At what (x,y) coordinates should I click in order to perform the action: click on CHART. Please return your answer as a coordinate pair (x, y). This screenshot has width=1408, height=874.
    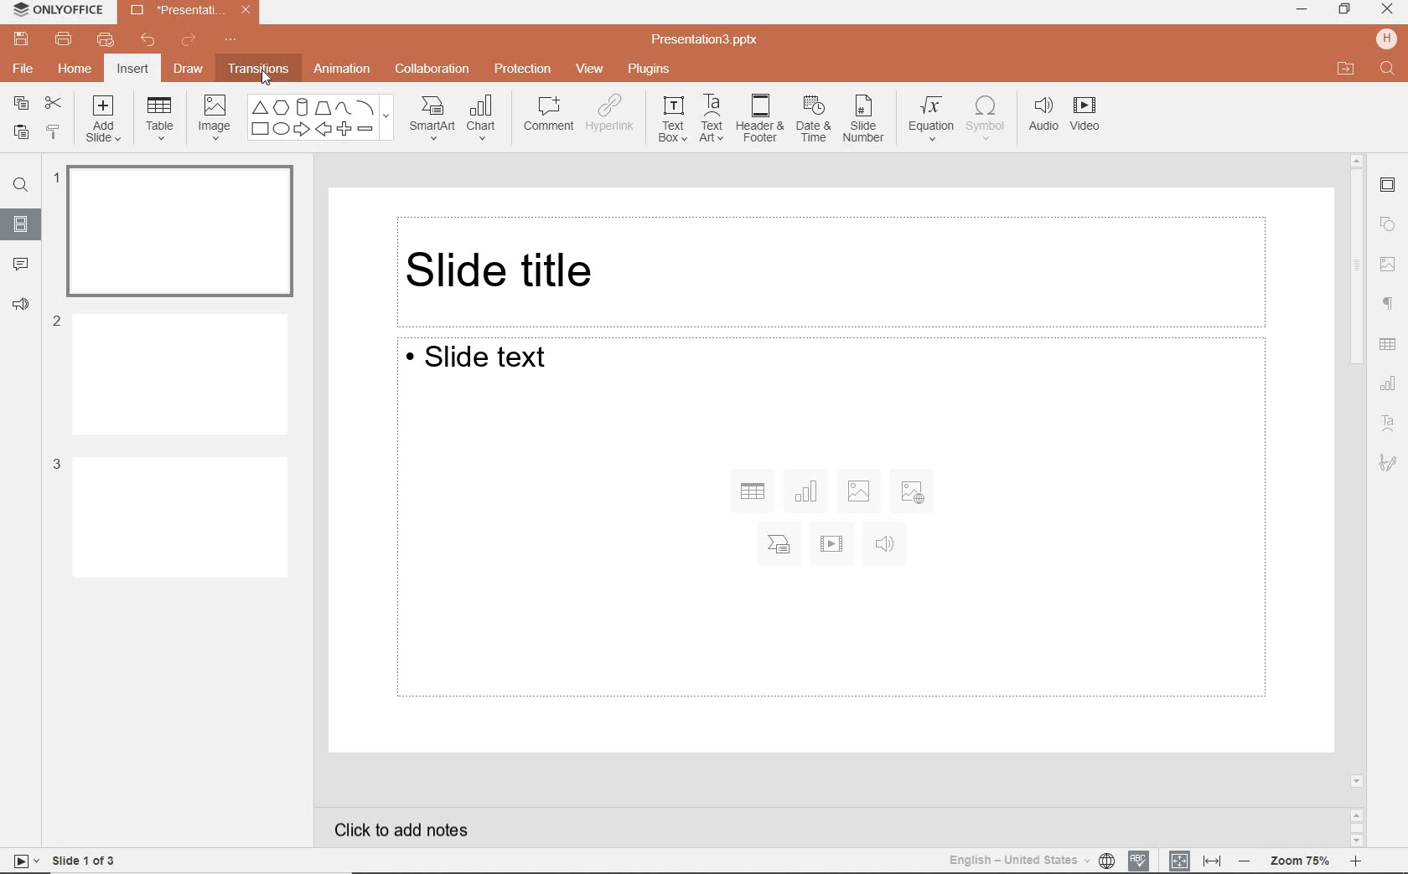
    Looking at the image, I should click on (482, 119).